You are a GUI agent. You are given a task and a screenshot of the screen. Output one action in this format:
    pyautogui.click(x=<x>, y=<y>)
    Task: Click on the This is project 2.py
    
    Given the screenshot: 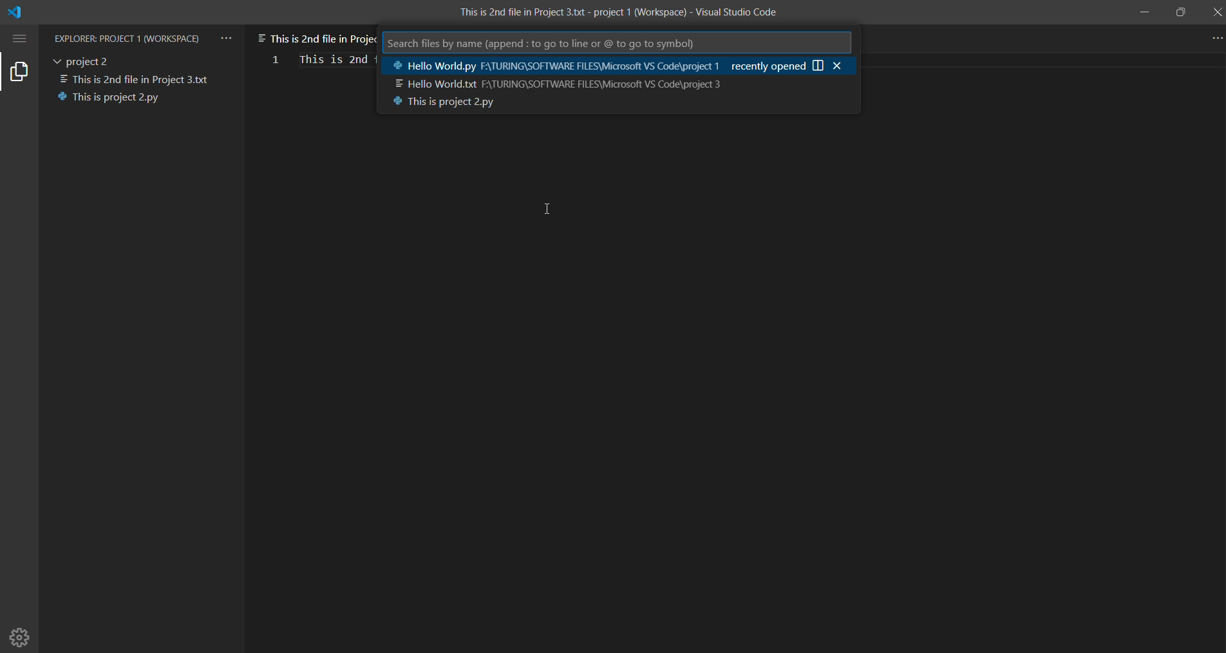 What is the action you would take?
    pyautogui.click(x=113, y=97)
    